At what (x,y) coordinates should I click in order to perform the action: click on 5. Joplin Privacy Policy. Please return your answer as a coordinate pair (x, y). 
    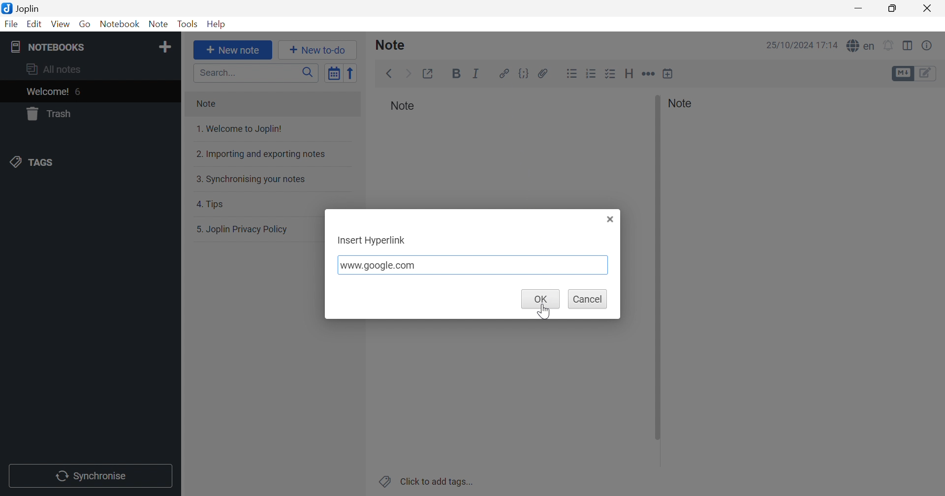
    Looking at the image, I should click on (259, 230).